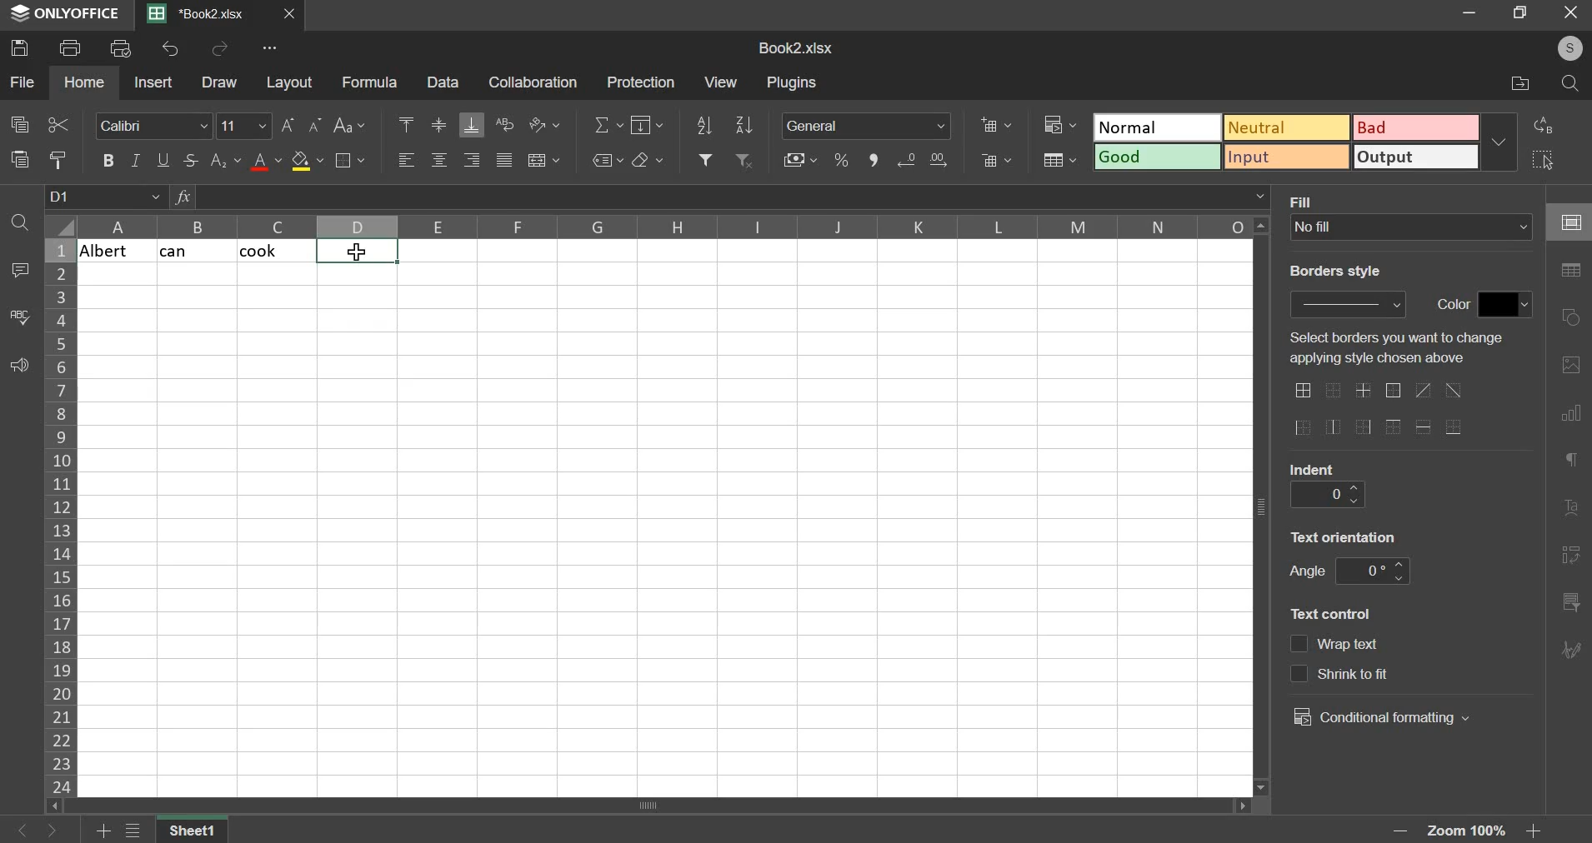  What do you see at coordinates (21, 830) in the screenshot?
I see `go back` at bounding box center [21, 830].